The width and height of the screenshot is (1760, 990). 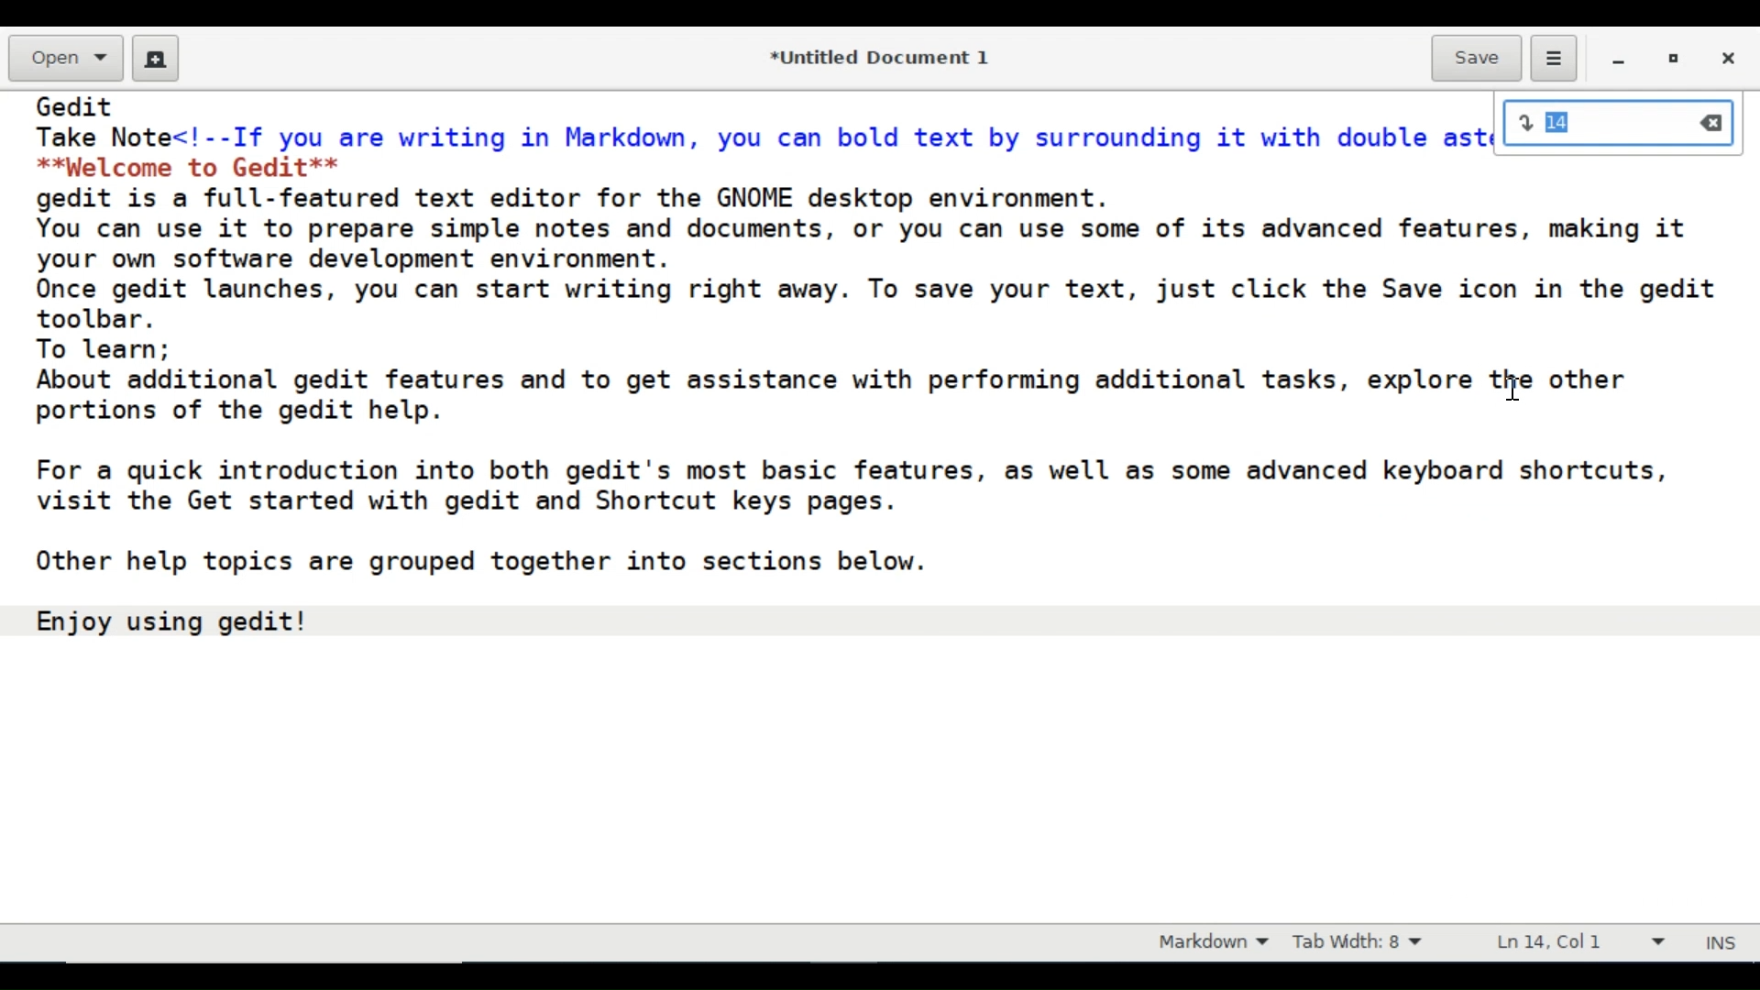 What do you see at coordinates (1723, 944) in the screenshot?
I see `INS` at bounding box center [1723, 944].